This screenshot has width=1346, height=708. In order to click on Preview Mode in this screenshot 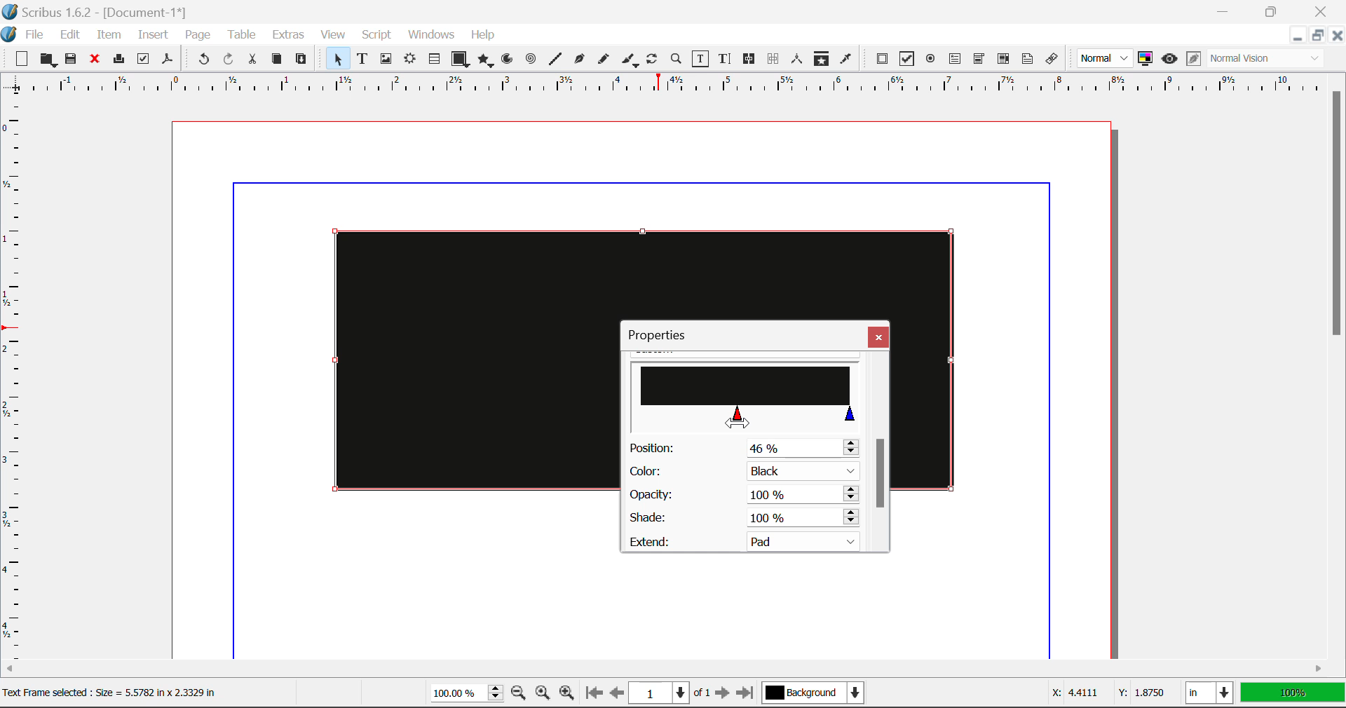, I will do `click(1169, 59)`.